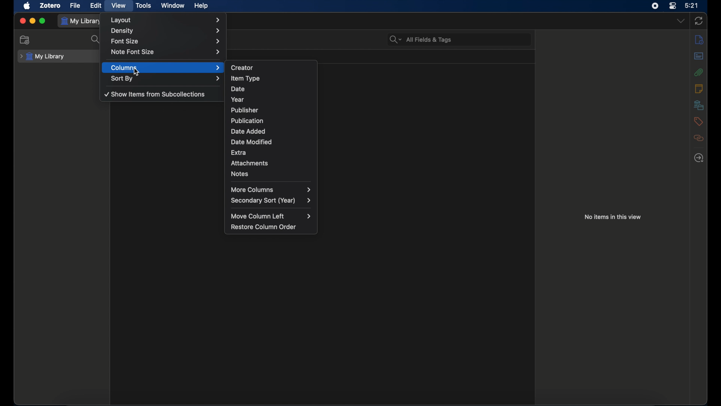 Image resolution: width=721 pixels, height=406 pixels. I want to click on item type, so click(273, 77).